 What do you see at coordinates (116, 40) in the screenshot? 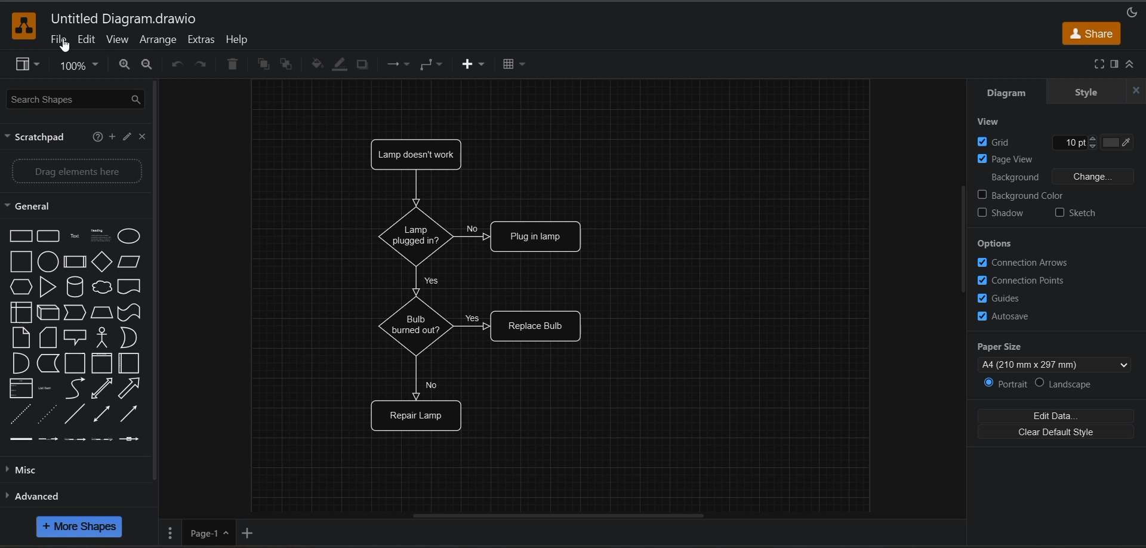
I see `view` at bounding box center [116, 40].